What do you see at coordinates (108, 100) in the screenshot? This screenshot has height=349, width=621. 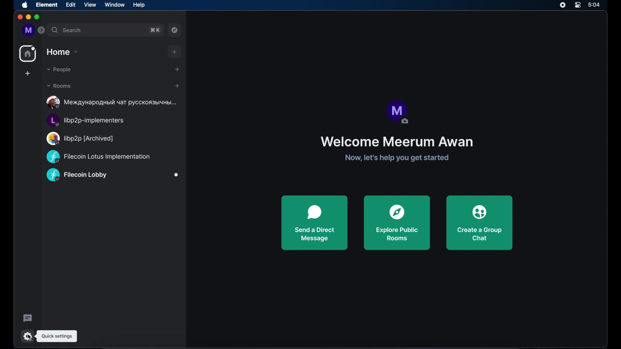 I see `(6) Me>XAyHapOoAHblil YaT PyCCKOA3bIYHBL...` at bounding box center [108, 100].